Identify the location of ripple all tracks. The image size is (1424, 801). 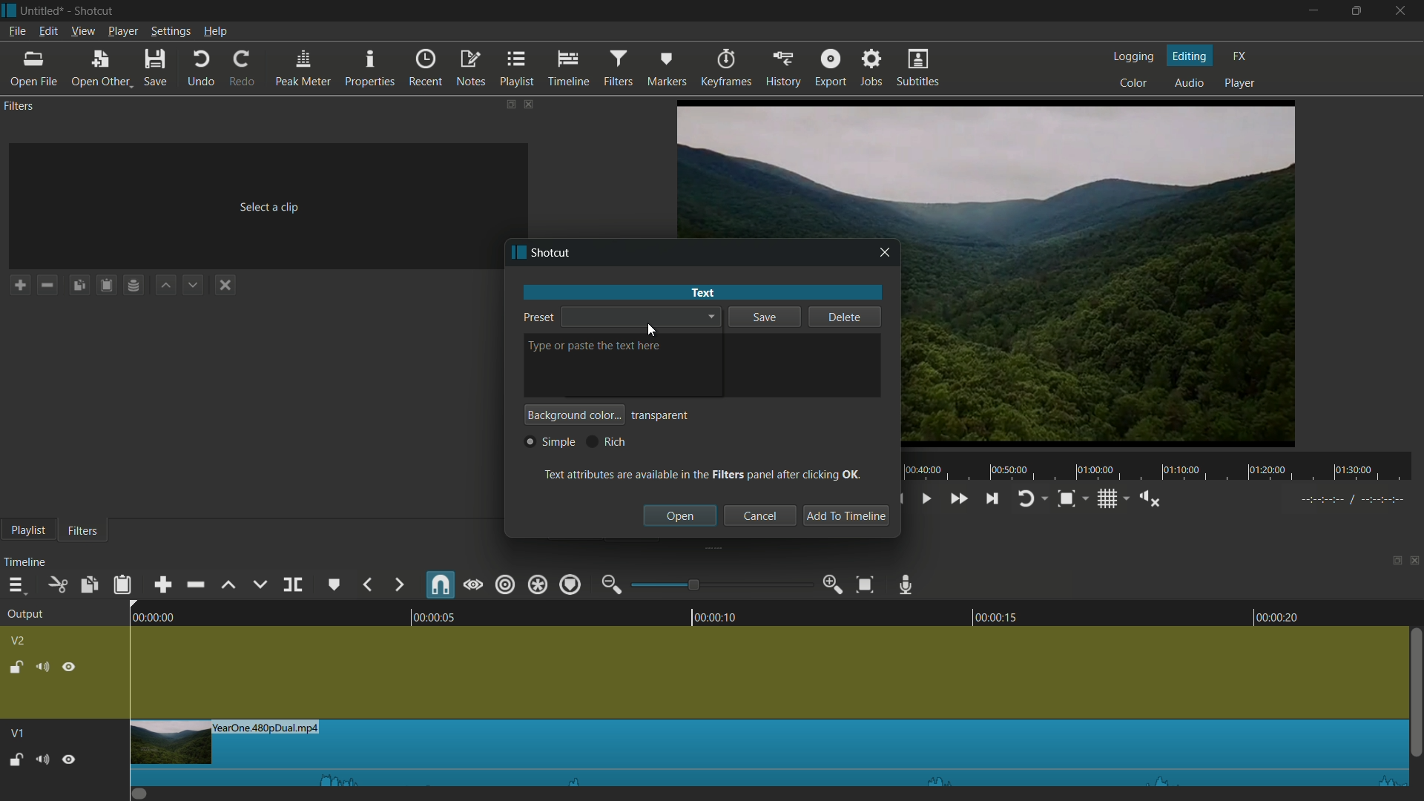
(537, 584).